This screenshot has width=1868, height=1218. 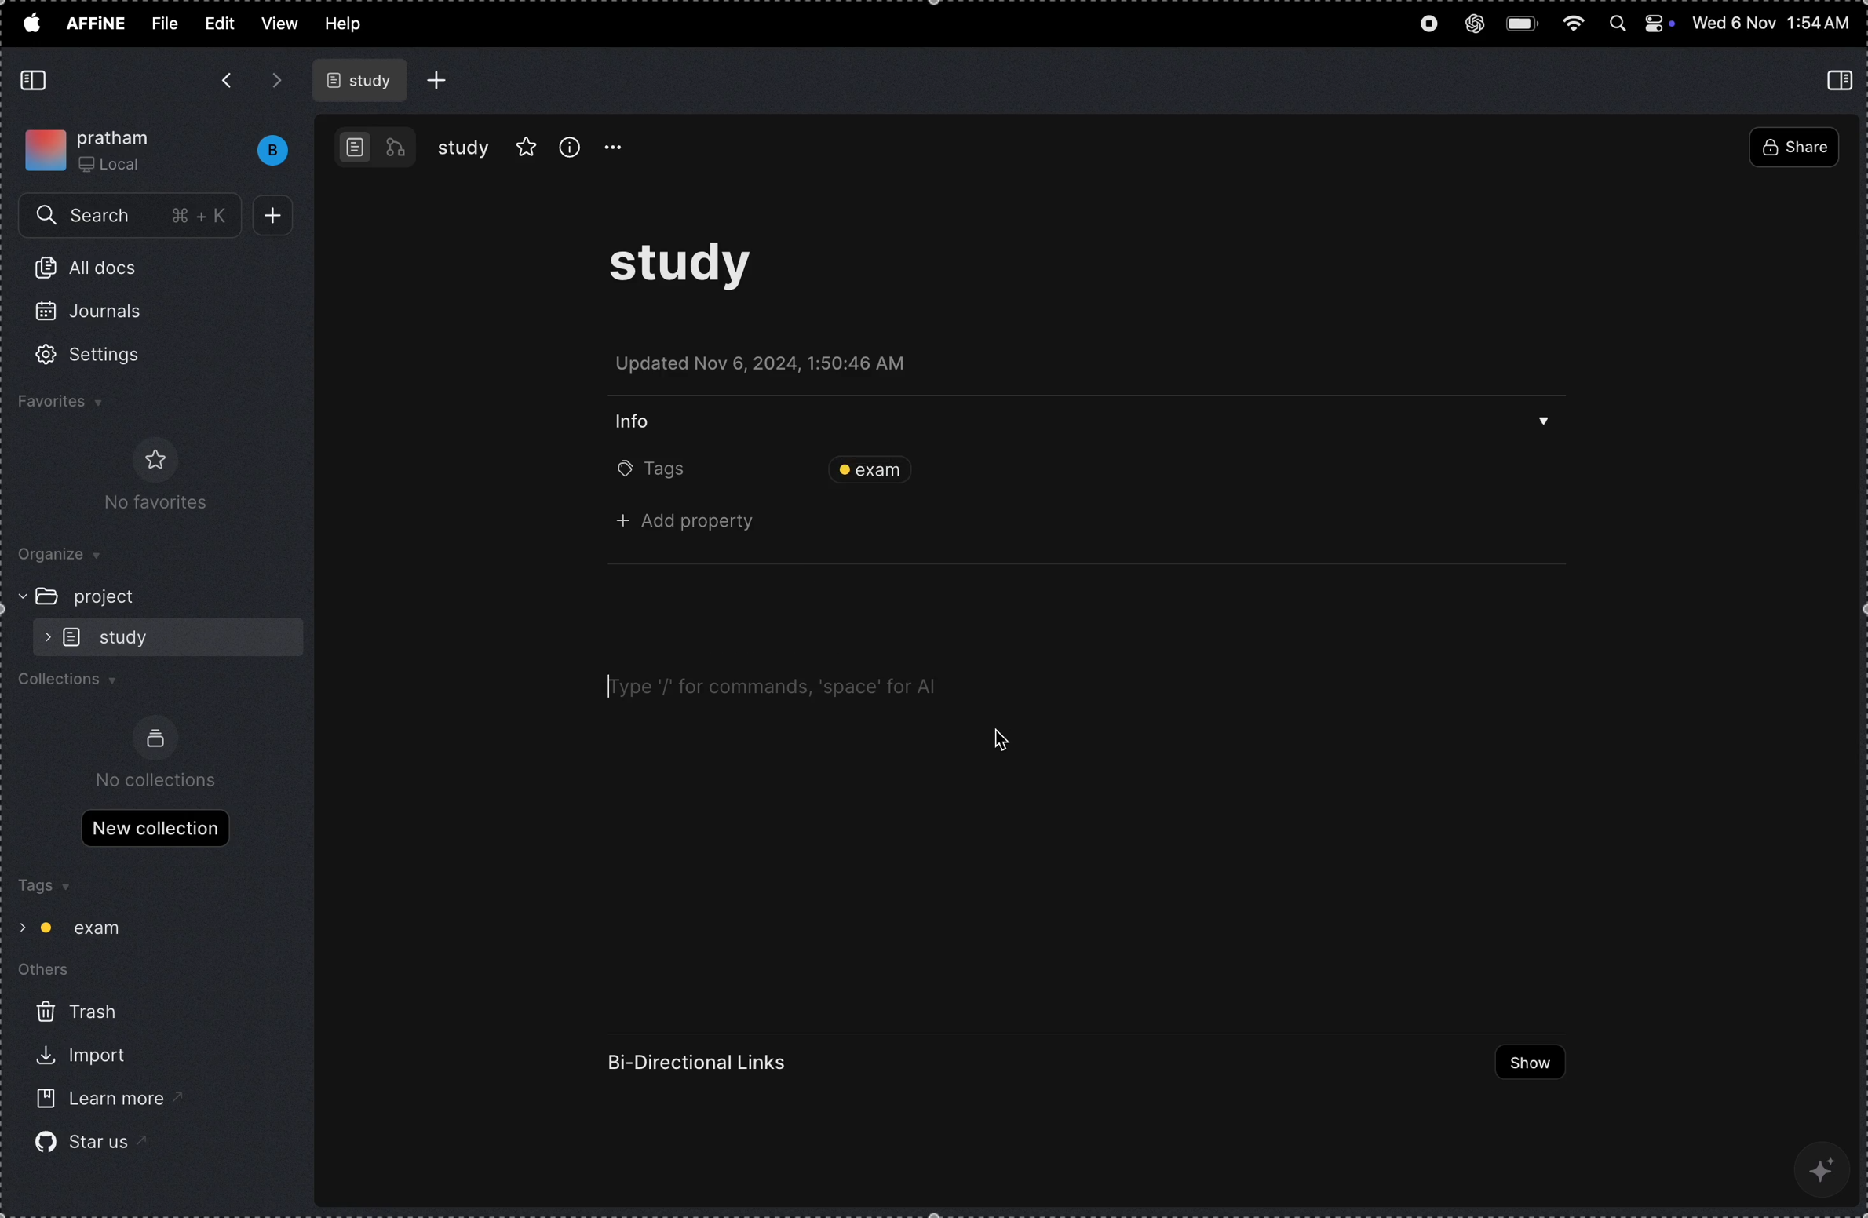 I want to click on share, so click(x=1793, y=149).